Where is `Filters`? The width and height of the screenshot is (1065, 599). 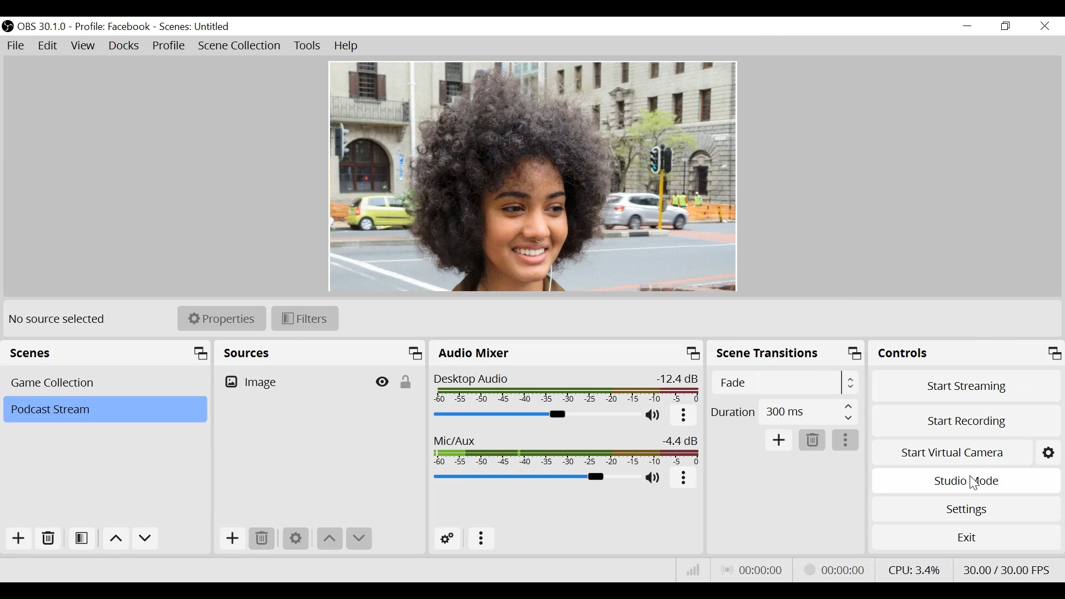
Filters is located at coordinates (306, 319).